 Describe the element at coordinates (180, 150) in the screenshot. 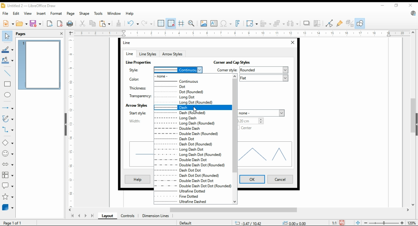

I see `long dash dot` at that location.